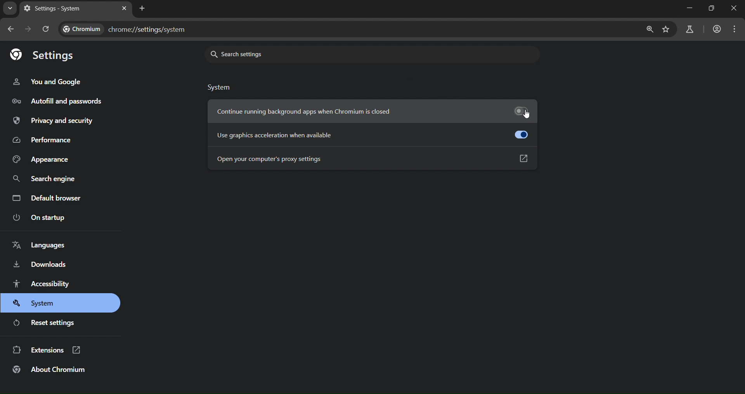  I want to click on reset settings, so click(48, 323).